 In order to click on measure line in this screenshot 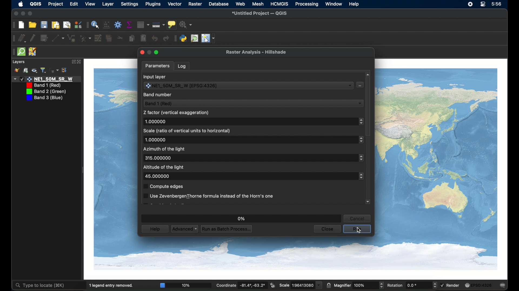, I will do `click(158, 25)`.